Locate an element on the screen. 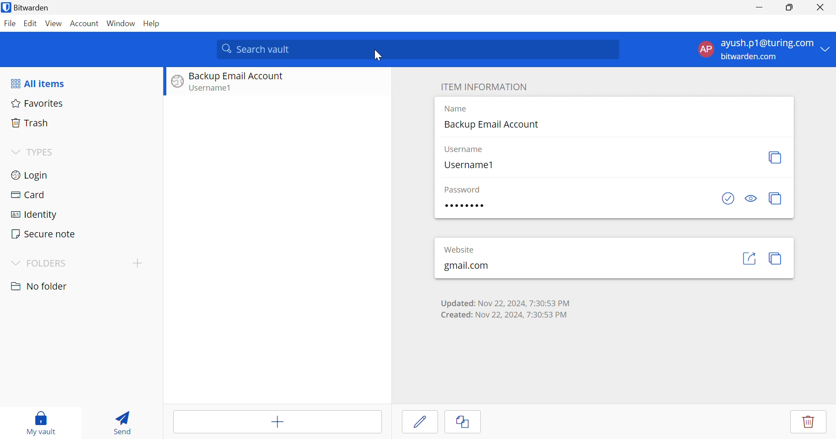  All items is located at coordinates (39, 83).